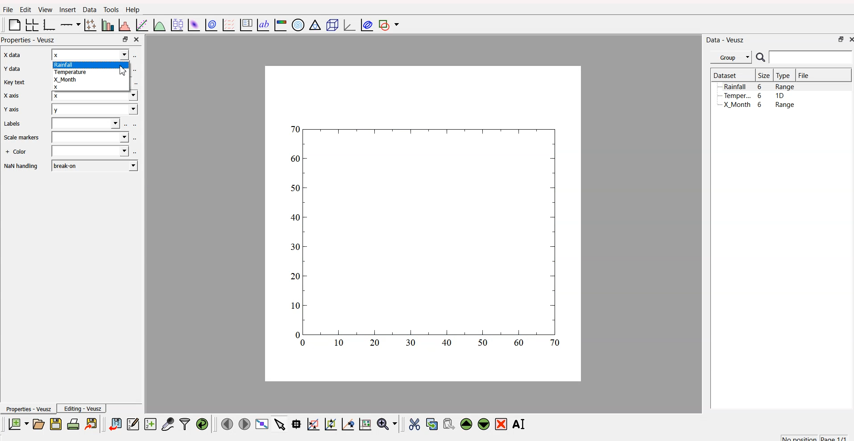 The image size is (854, 441). Describe the element at coordinates (21, 167) in the screenshot. I see `NaN handling` at that location.